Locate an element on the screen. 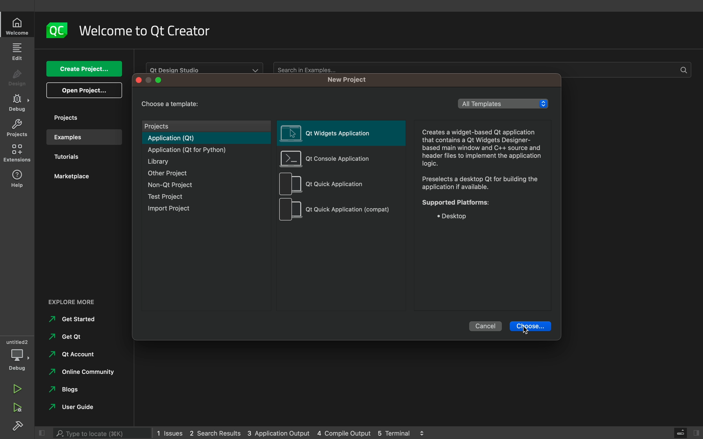  extensions is located at coordinates (18, 153).